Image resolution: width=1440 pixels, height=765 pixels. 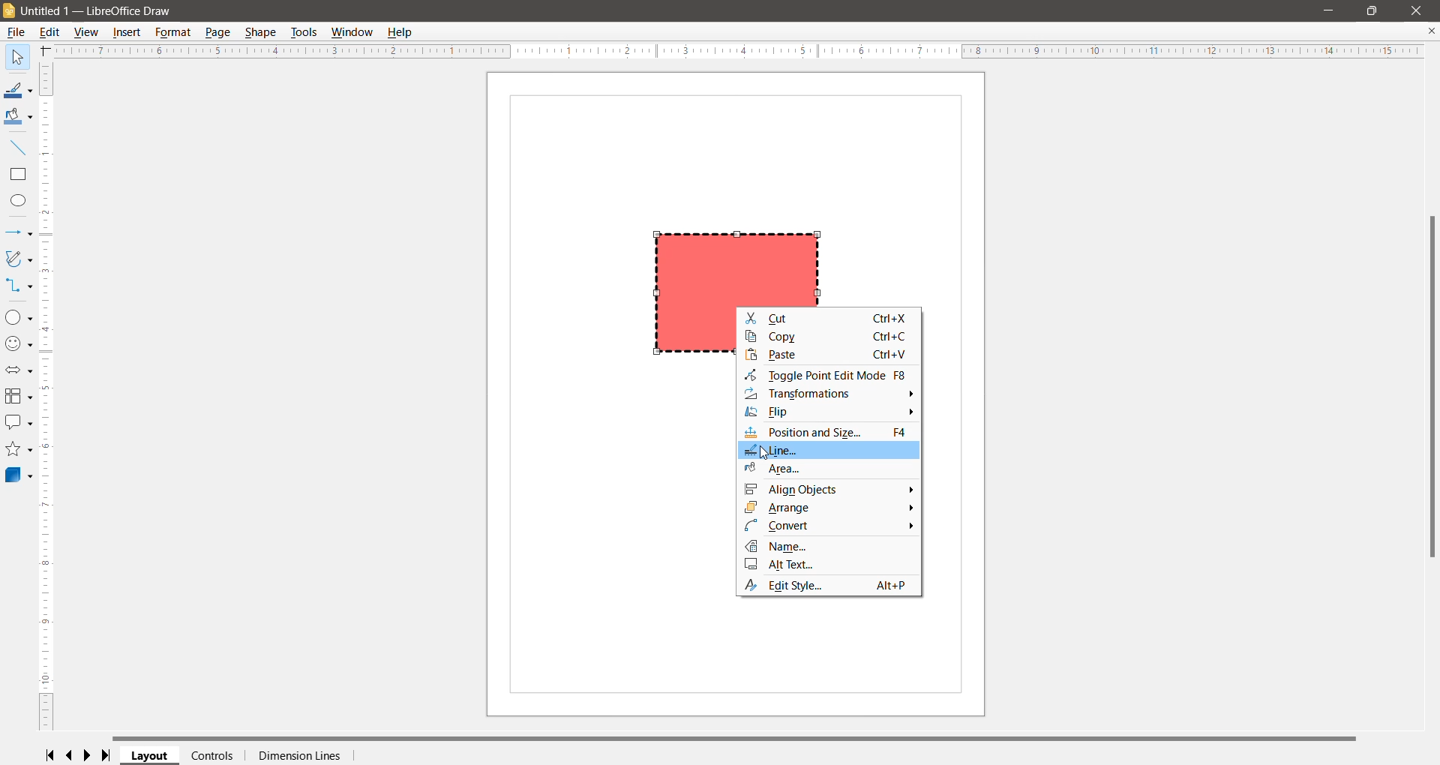 I want to click on Minimize, so click(x=1329, y=10).